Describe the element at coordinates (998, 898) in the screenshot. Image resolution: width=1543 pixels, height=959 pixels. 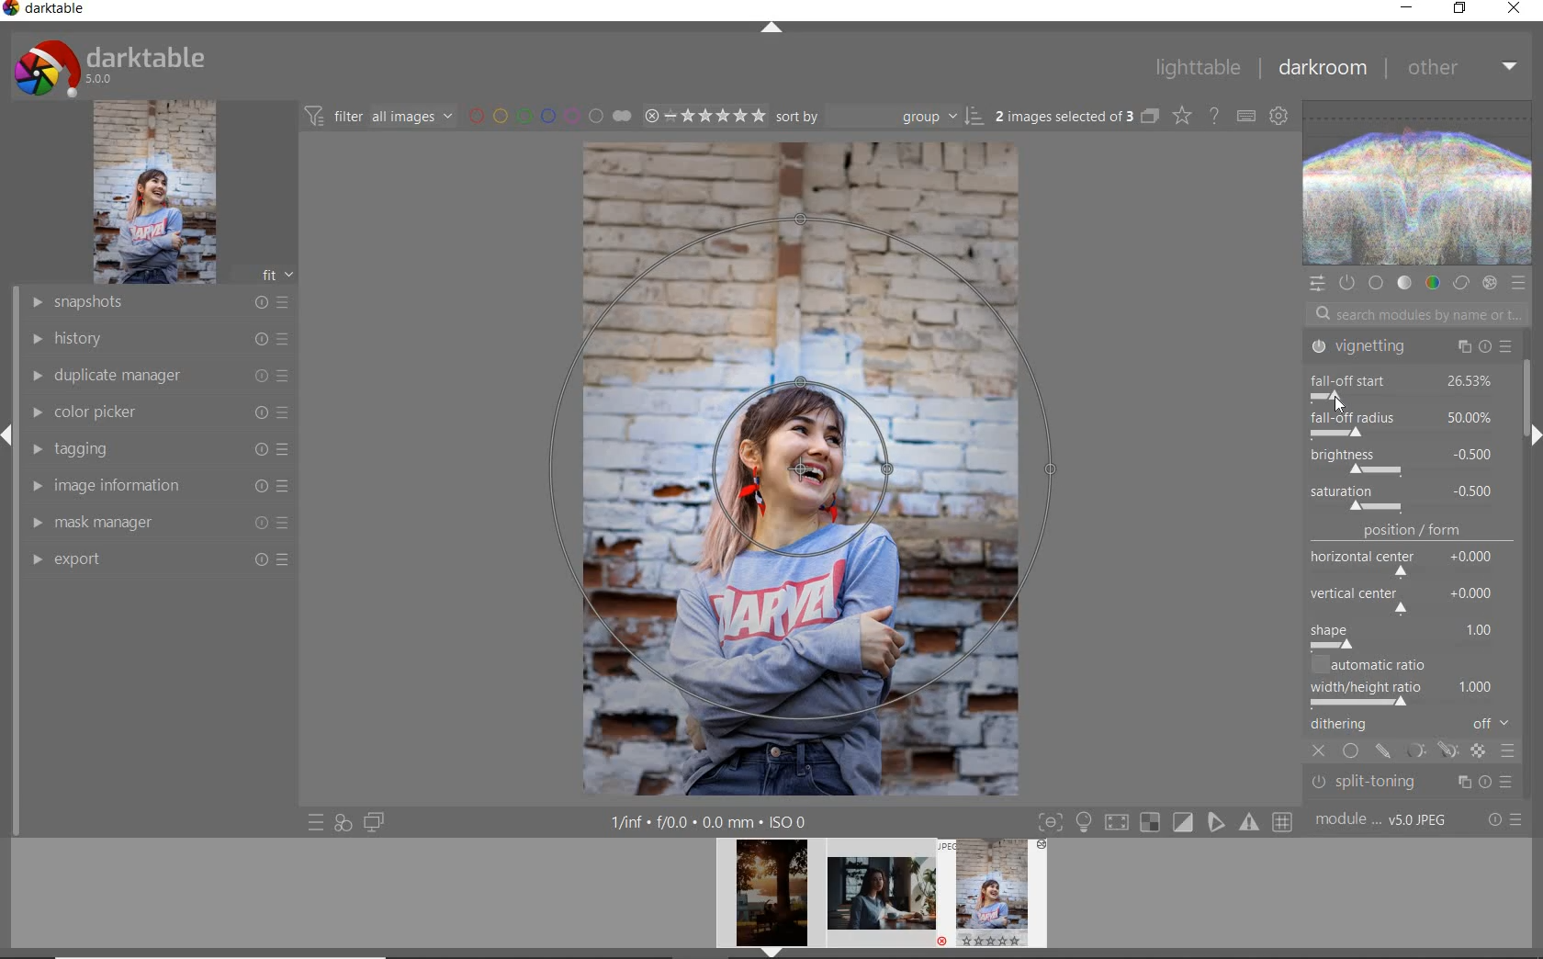
I see `image preview` at that location.